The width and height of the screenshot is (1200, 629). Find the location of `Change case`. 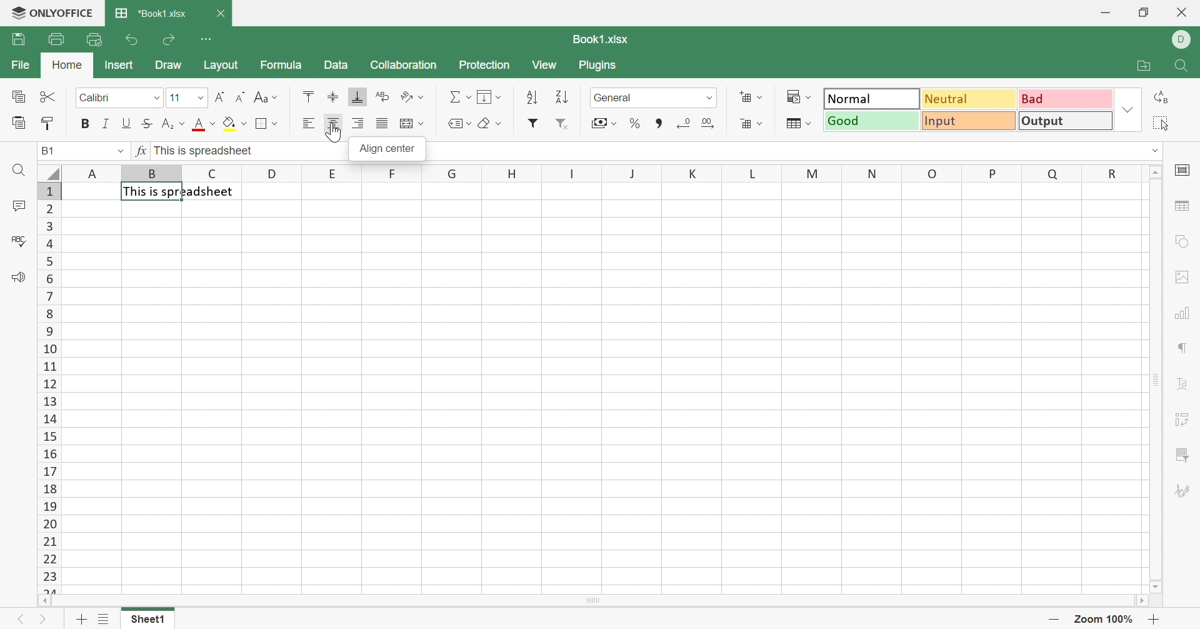

Change case is located at coordinates (261, 96).